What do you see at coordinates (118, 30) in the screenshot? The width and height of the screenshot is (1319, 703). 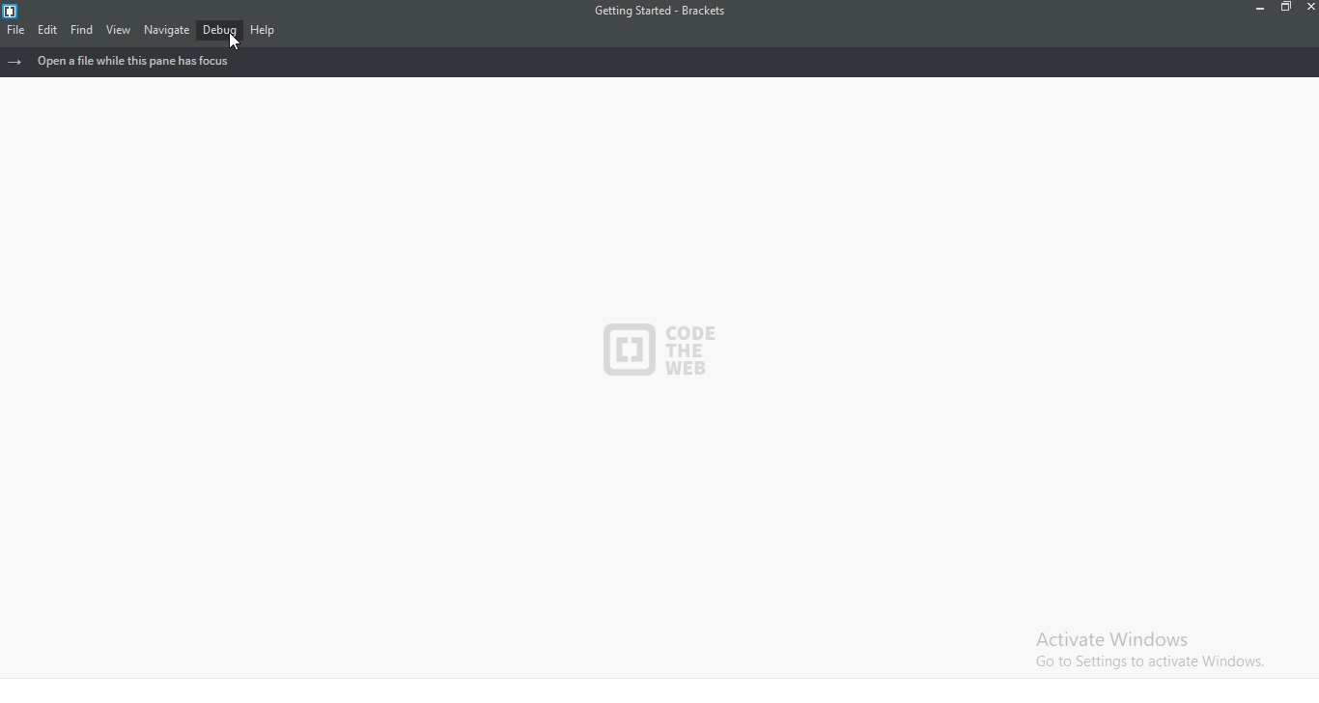 I see `view` at bounding box center [118, 30].